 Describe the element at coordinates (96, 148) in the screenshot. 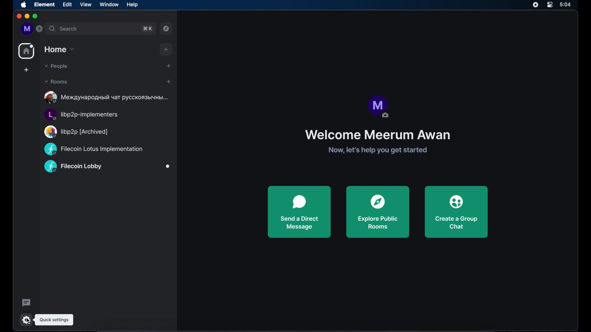

I see `&F Filecoin Lotus Implementation` at that location.